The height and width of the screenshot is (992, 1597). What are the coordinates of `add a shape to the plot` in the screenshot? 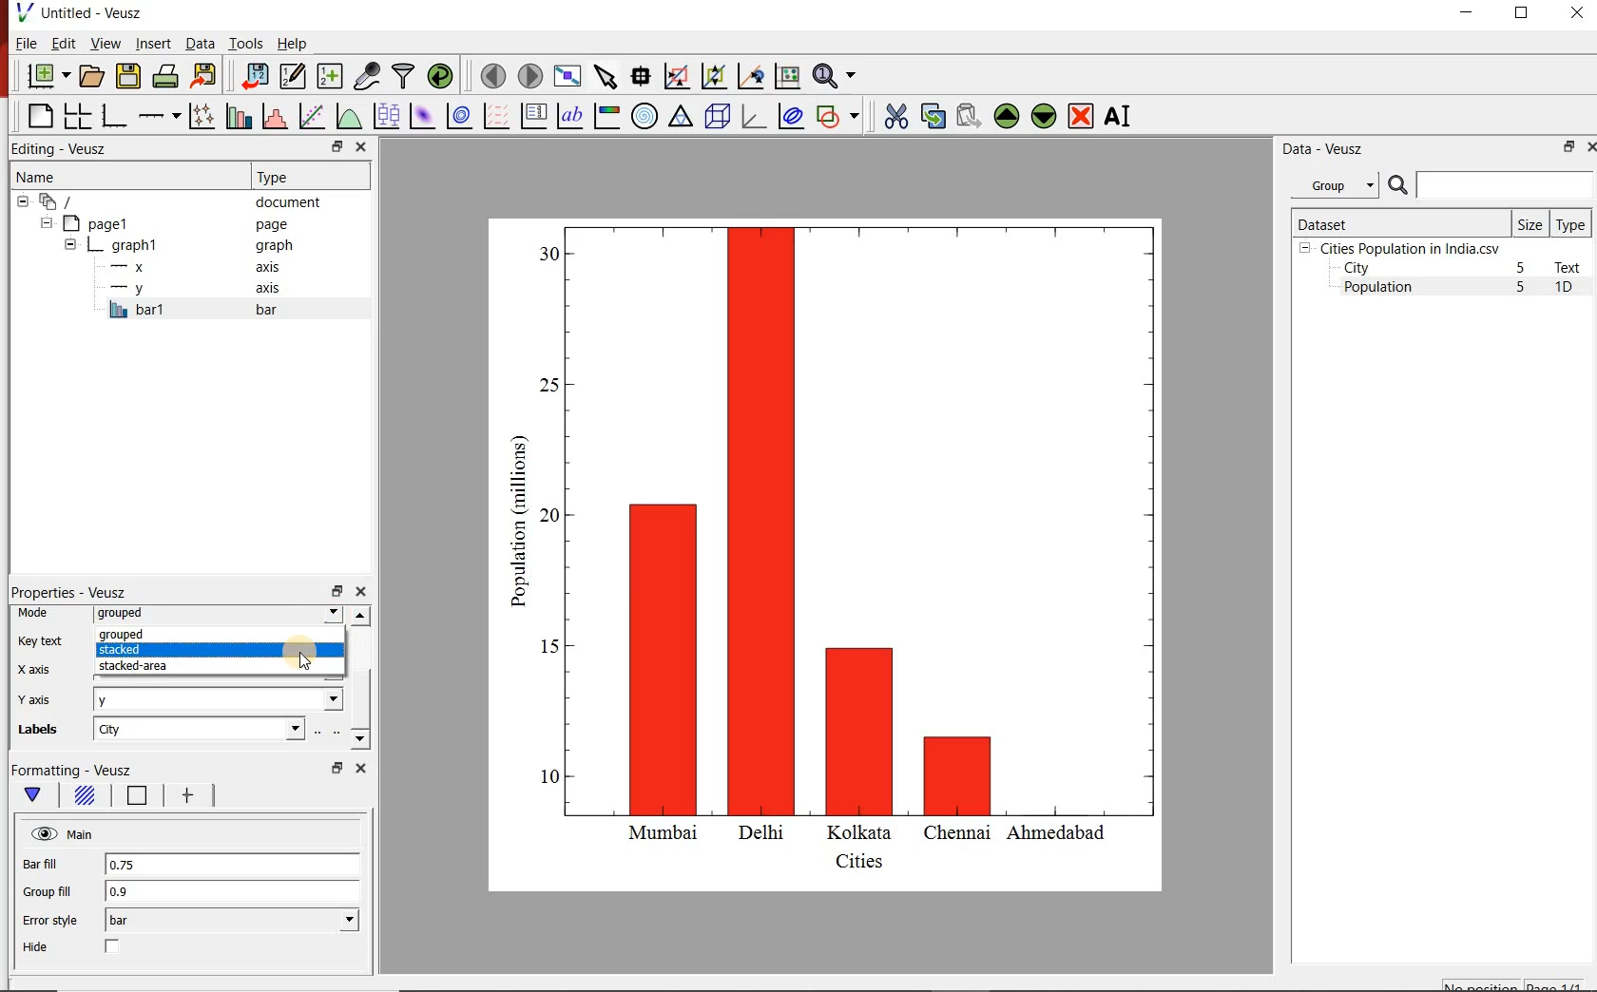 It's located at (838, 115).